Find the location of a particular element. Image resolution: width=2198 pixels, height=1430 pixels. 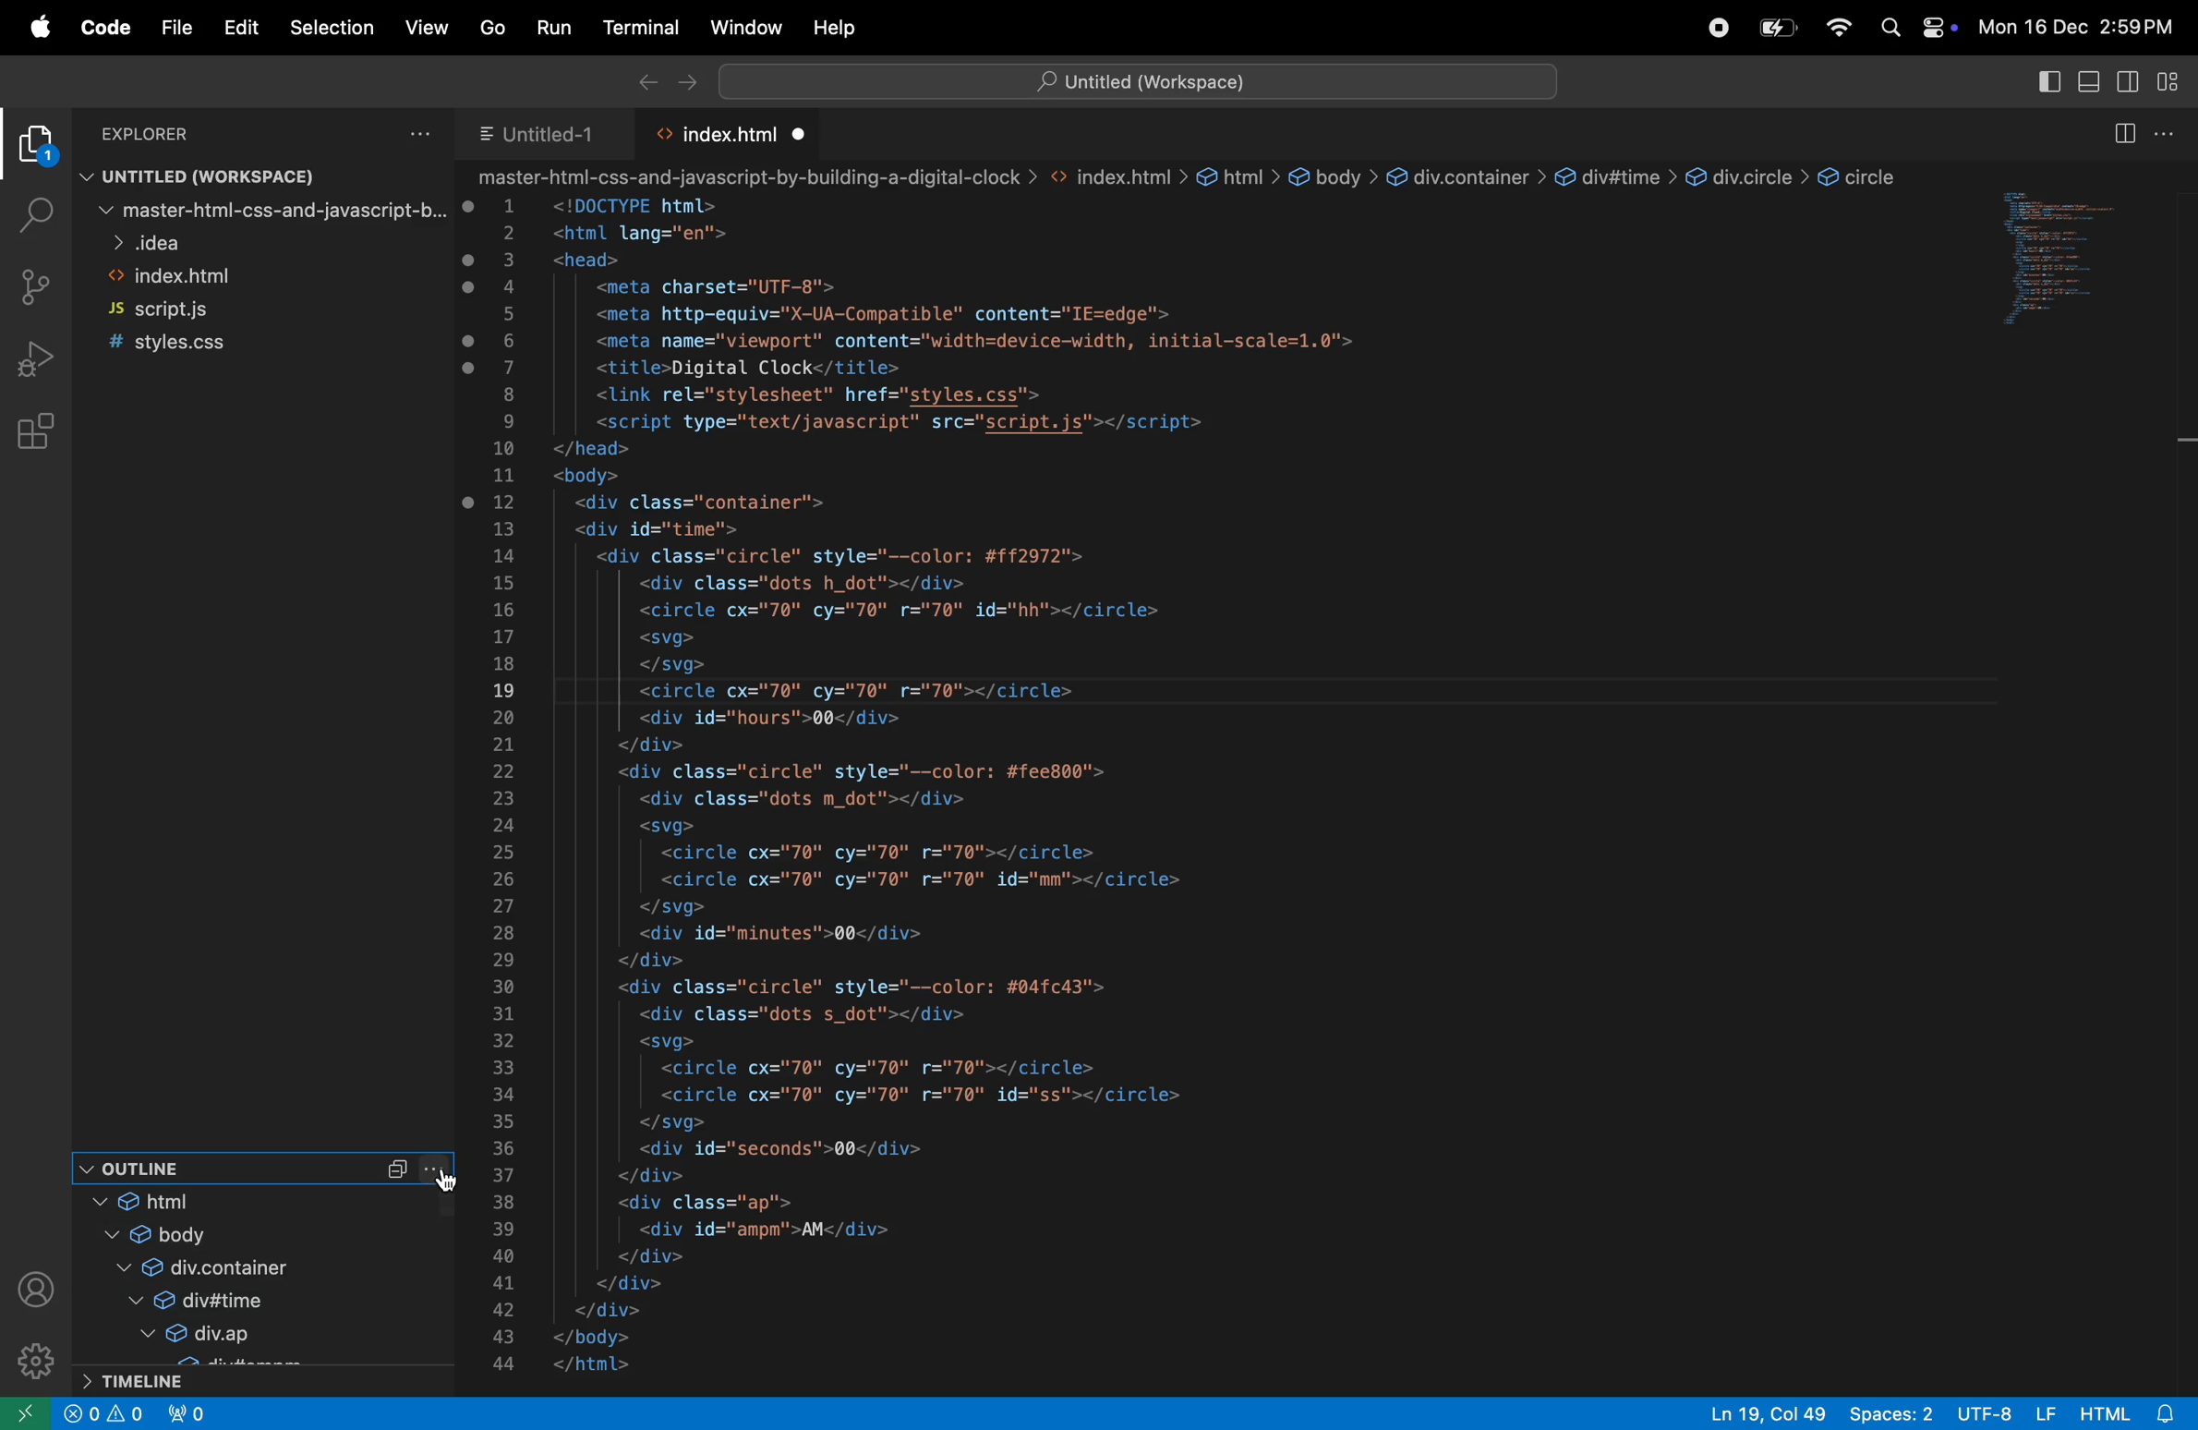

backward is located at coordinates (641, 79).